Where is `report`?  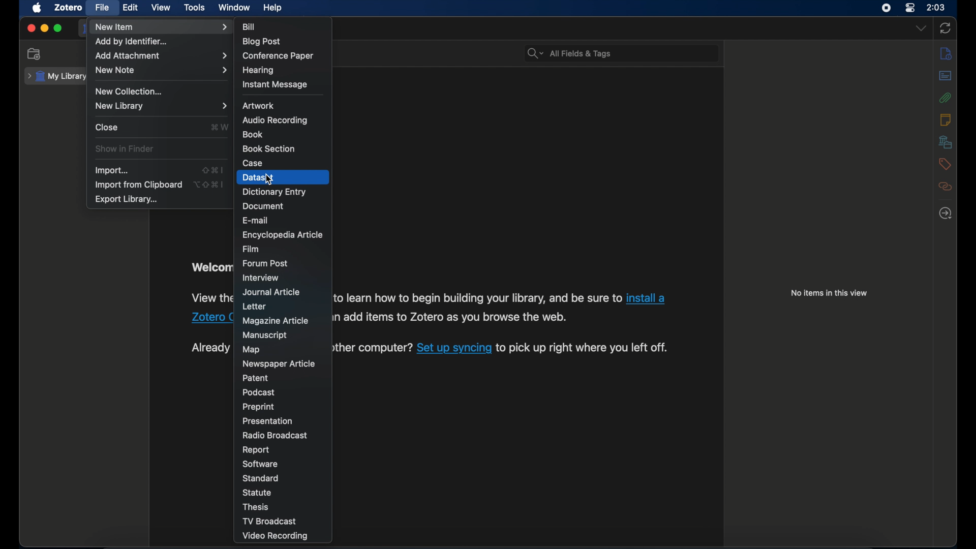 report is located at coordinates (256, 450).